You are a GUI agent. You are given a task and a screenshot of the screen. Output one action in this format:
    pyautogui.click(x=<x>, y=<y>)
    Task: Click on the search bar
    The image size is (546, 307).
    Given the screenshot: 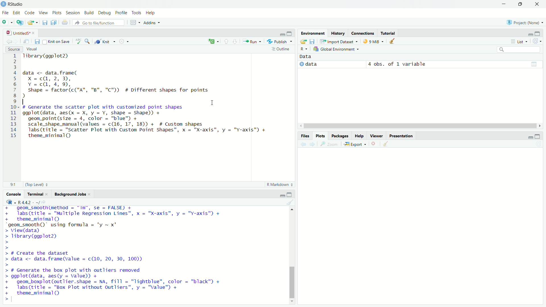 What is the action you would take?
    pyautogui.click(x=519, y=50)
    